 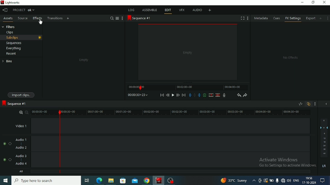 What do you see at coordinates (5, 181) in the screenshot?
I see `Windows` at bounding box center [5, 181].